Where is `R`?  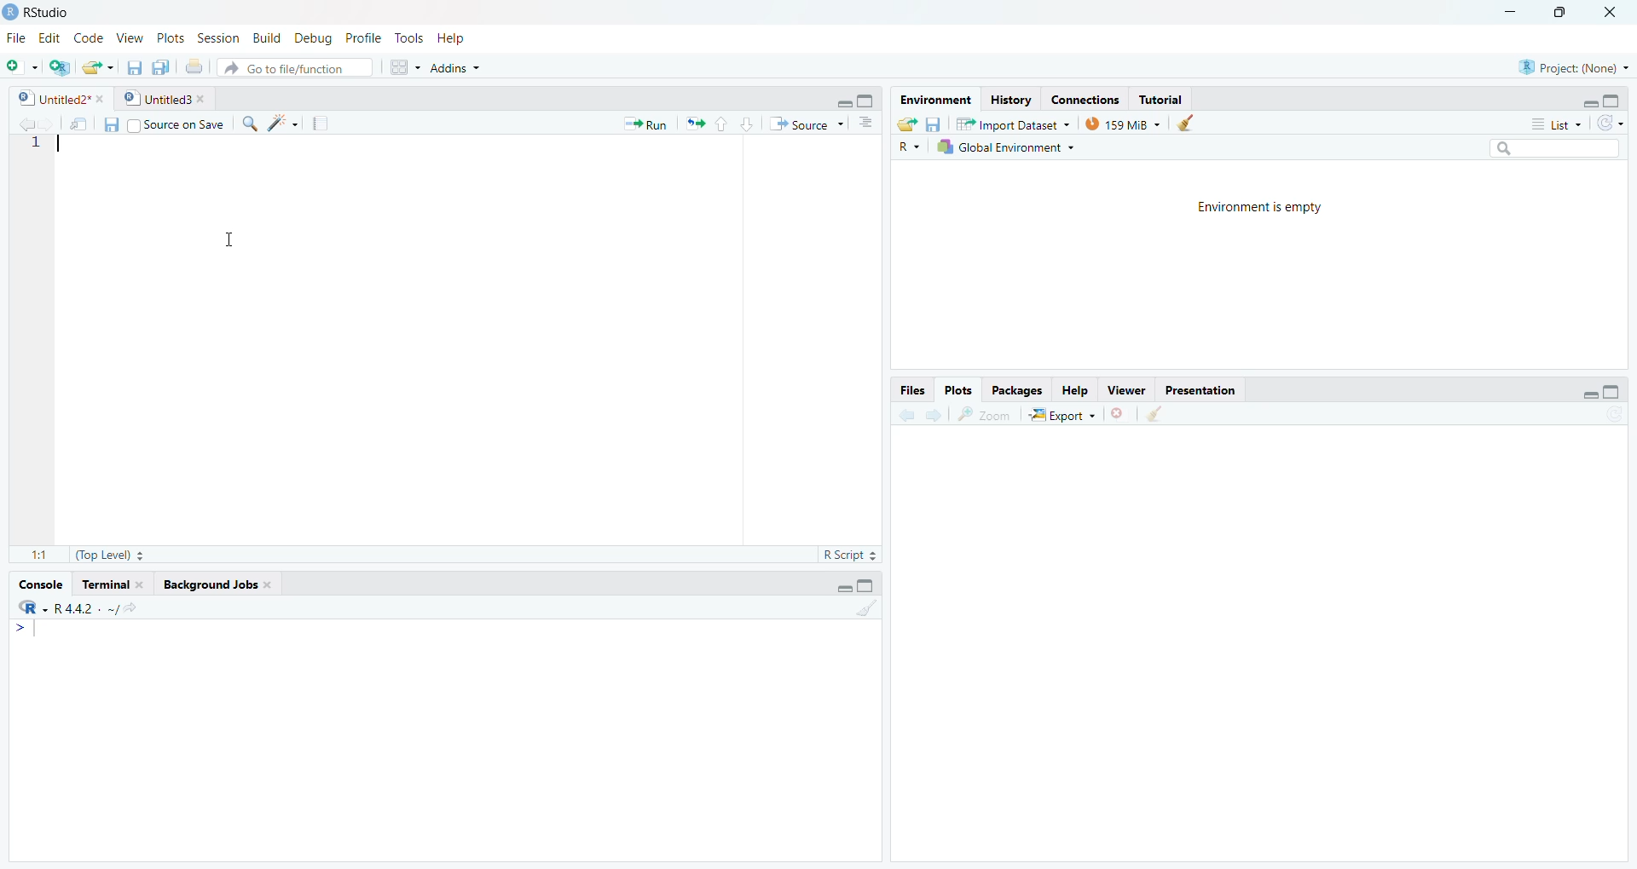
R is located at coordinates (34, 608).